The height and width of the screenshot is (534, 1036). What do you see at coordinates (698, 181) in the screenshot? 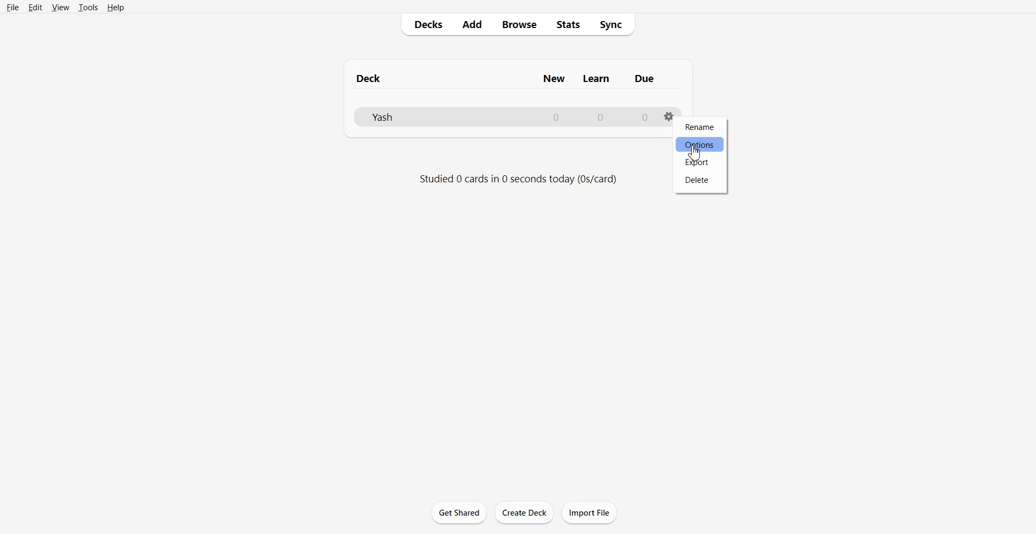
I see `Delete` at bounding box center [698, 181].